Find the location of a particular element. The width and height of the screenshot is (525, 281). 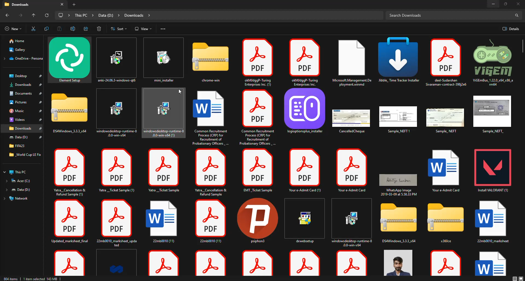

file is located at coordinates (259, 171).